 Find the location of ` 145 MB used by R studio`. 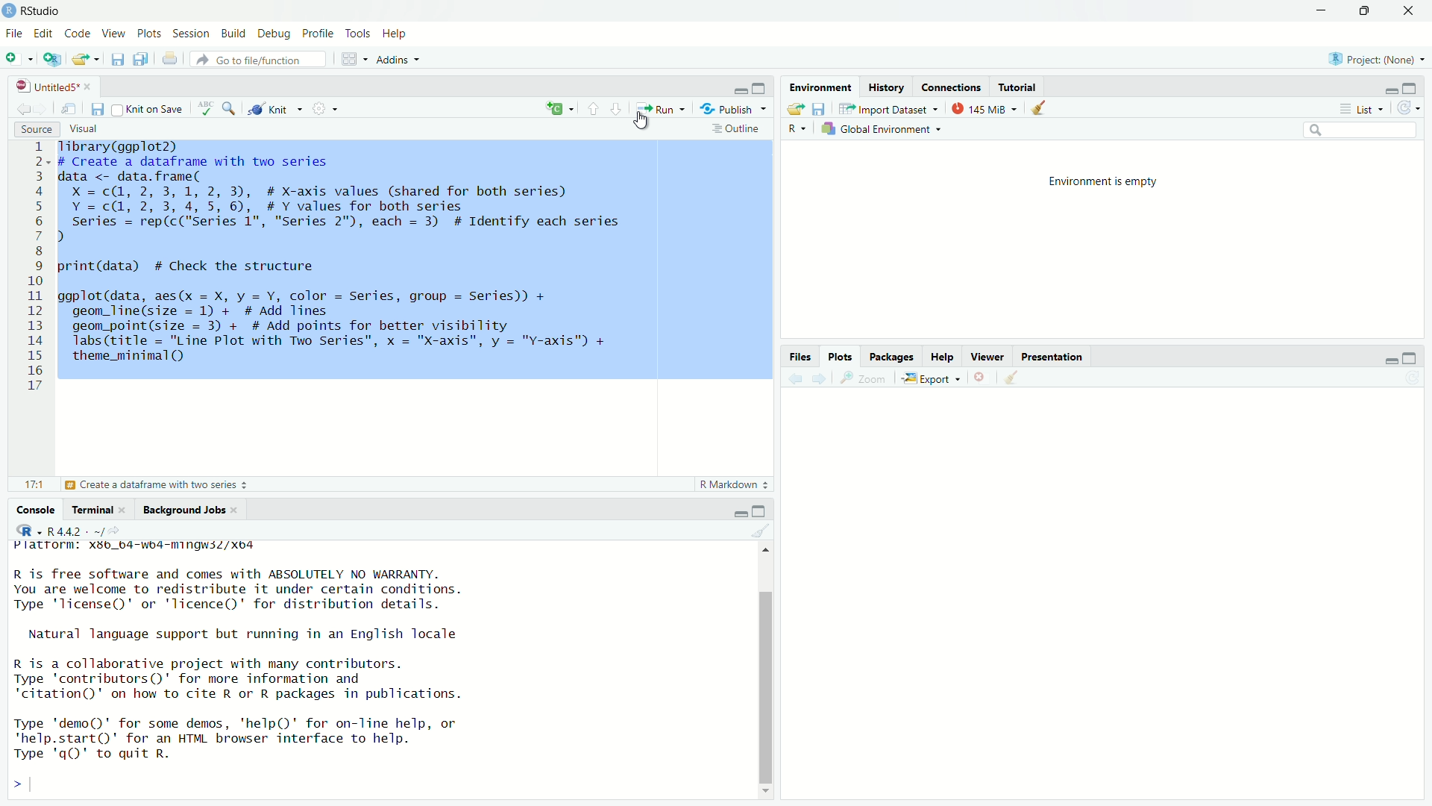

 145 MB used by R studio is located at coordinates (983, 108).